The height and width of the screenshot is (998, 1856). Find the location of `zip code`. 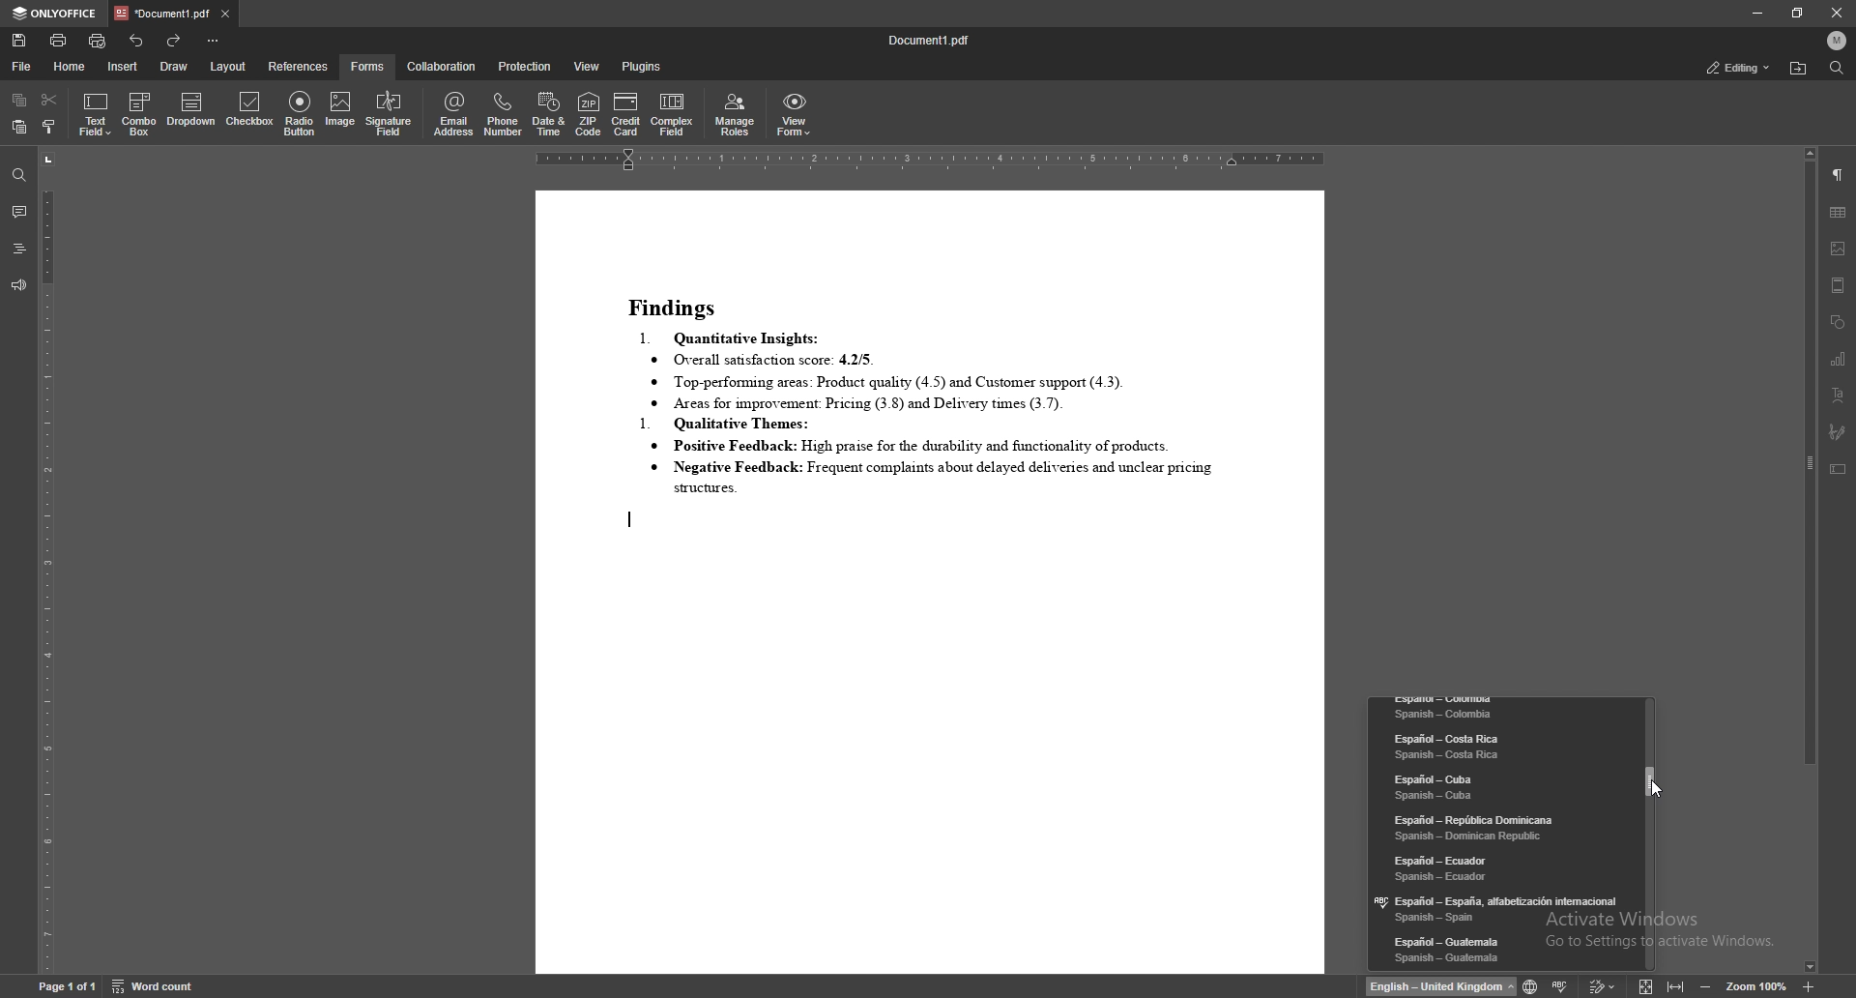

zip code is located at coordinates (590, 113).